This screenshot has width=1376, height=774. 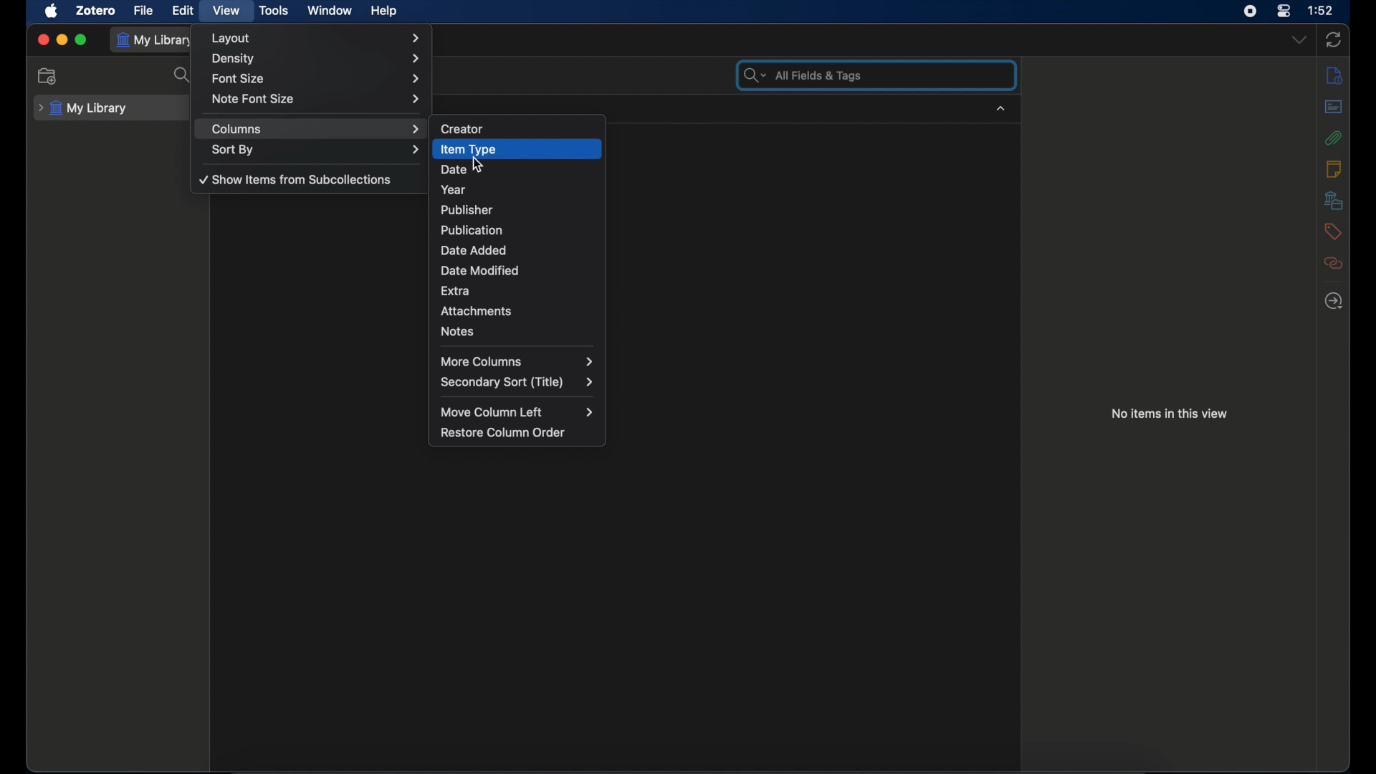 I want to click on attachments, so click(x=477, y=311).